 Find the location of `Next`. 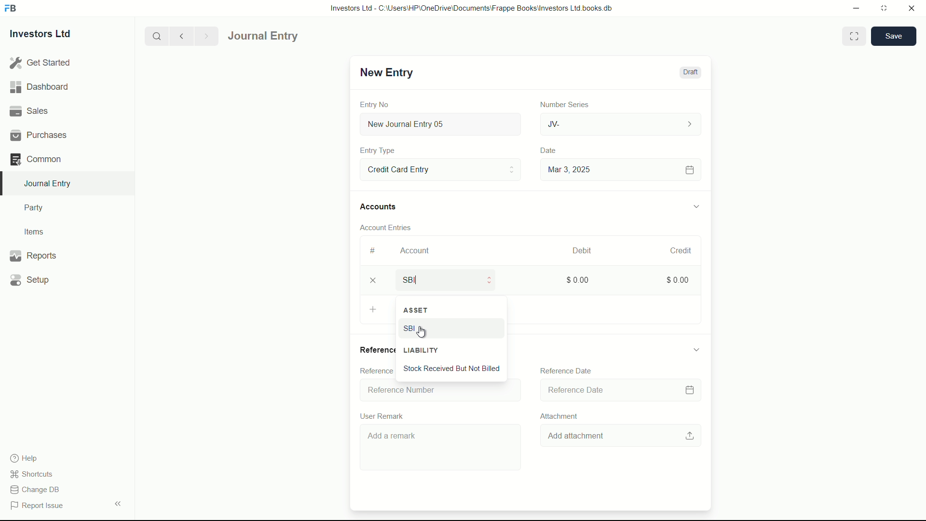

Next is located at coordinates (204, 36).